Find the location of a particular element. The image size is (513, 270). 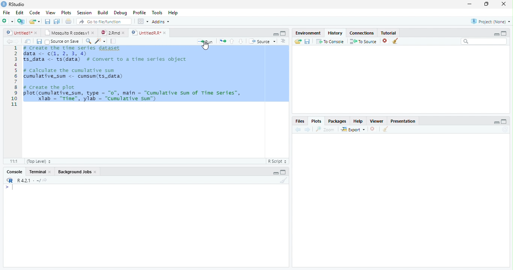

Plots is located at coordinates (66, 13).